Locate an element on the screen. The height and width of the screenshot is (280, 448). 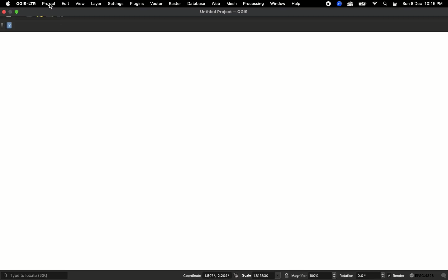
Help is located at coordinates (11, 26).